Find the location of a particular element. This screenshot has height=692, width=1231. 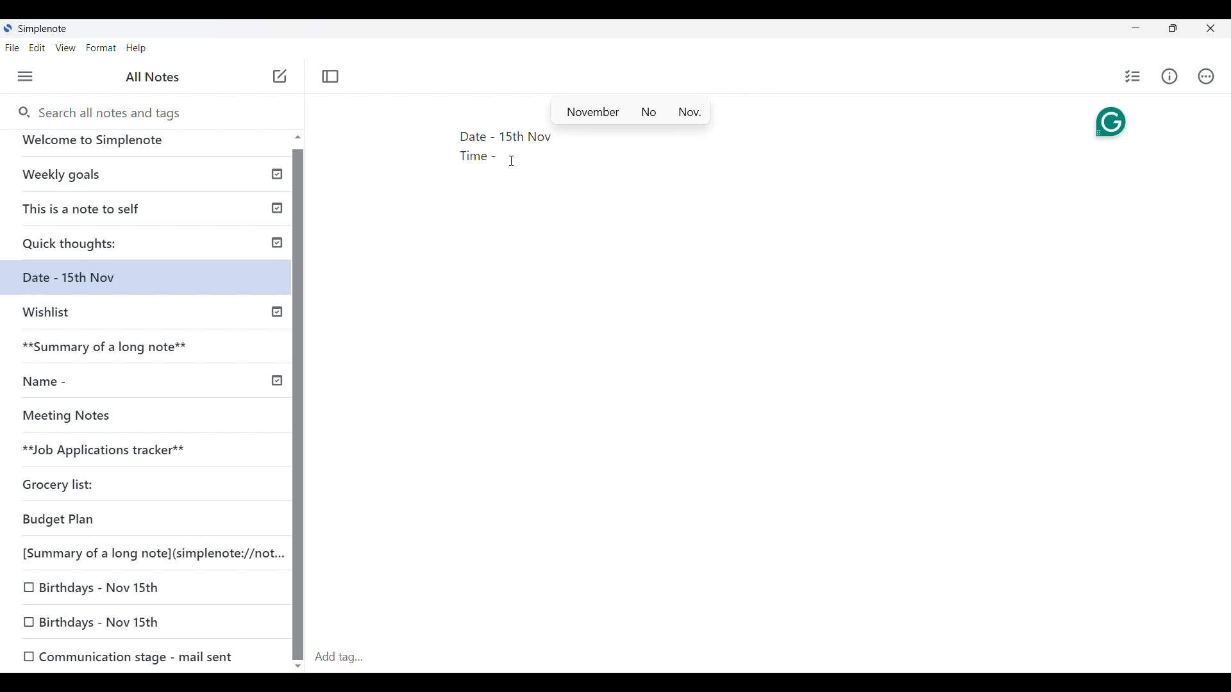

Unpublished note is located at coordinates (63, 487).